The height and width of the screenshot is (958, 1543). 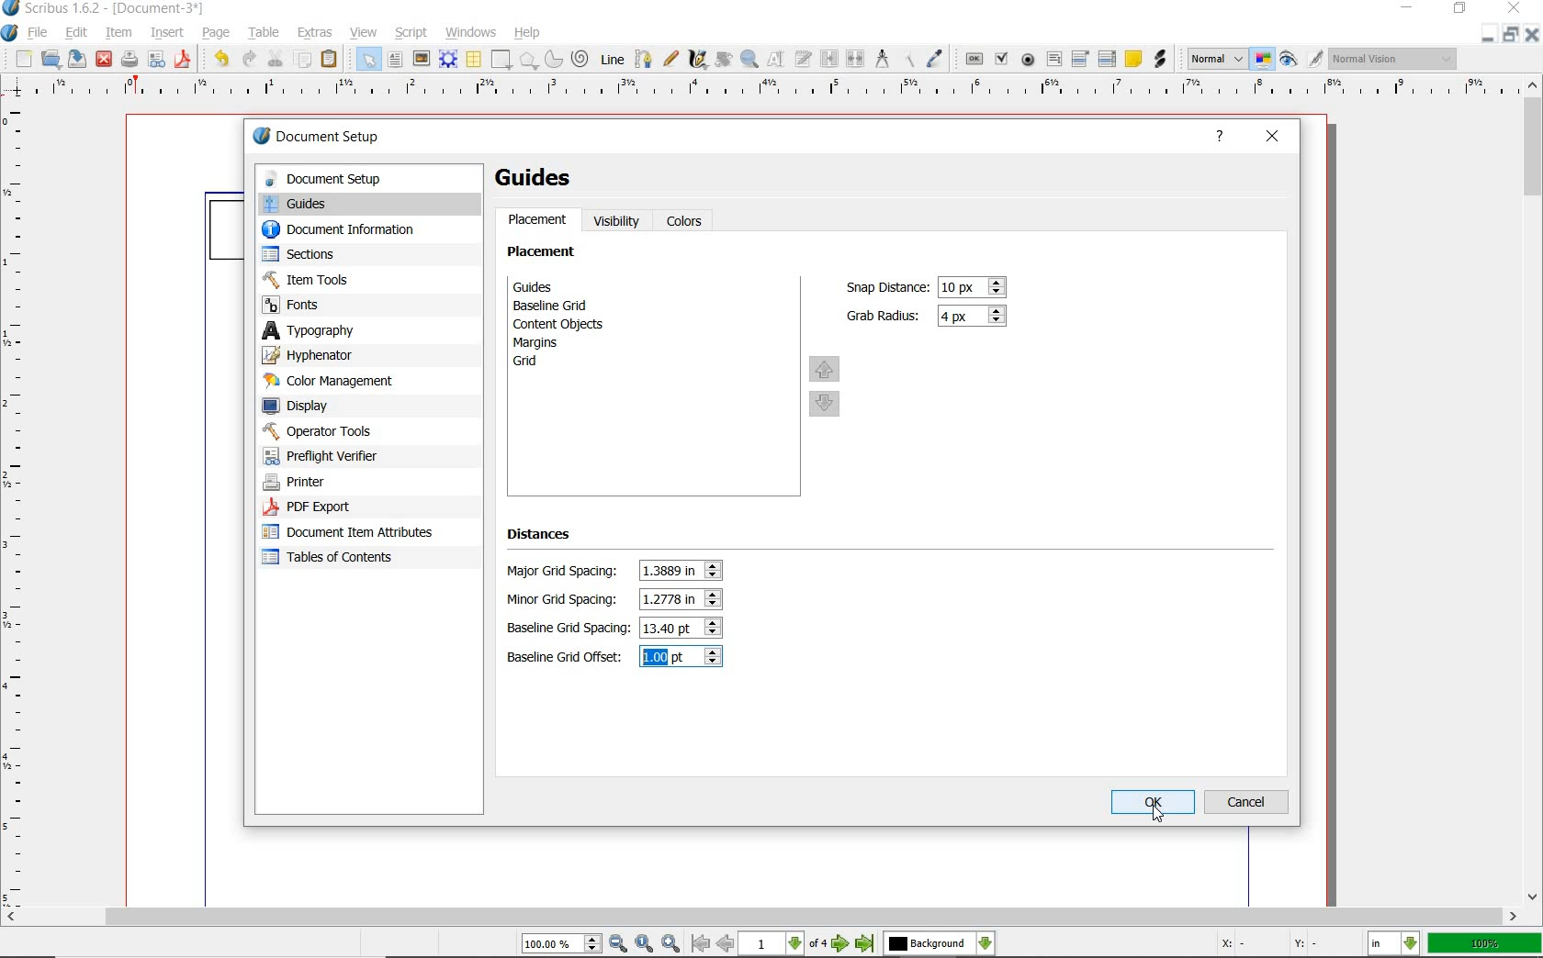 What do you see at coordinates (550, 363) in the screenshot?
I see `grid` at bounding box center [550, 363].